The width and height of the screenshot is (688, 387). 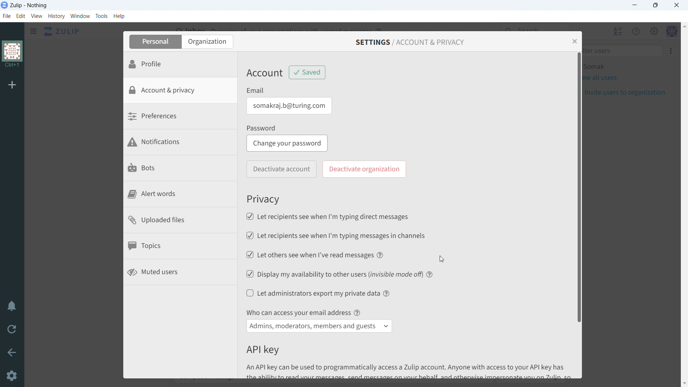 What do you see at coordinates (290, 106) in the screenshot?
I see `email` at bounding box center [290, 106].